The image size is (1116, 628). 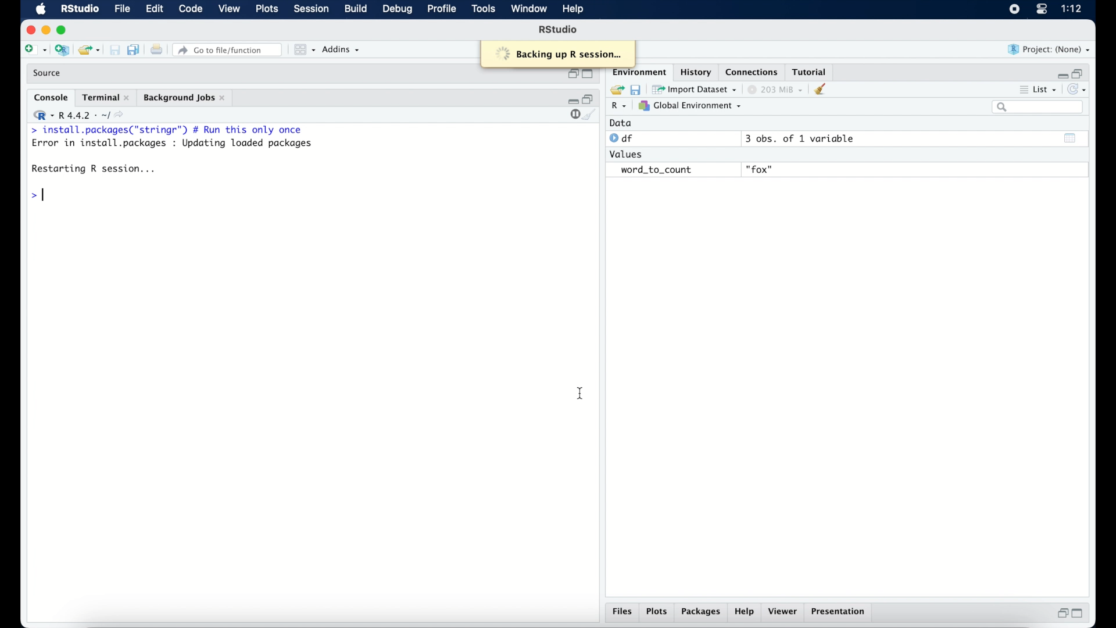 I want to click on save, so click(x=116, y=51).